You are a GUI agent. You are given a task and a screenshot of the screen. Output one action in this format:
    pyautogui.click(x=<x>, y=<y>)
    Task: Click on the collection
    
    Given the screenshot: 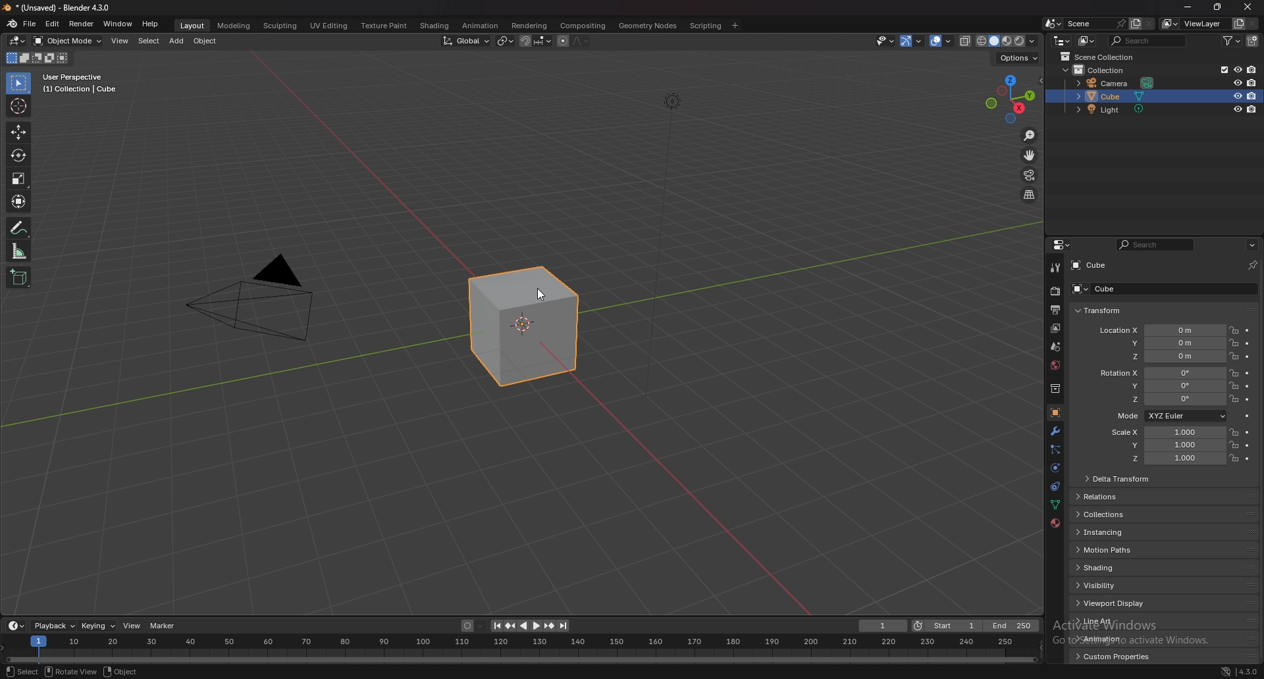 What is the action you would take?
    pyautogui.click(x=1105, y=70)
    